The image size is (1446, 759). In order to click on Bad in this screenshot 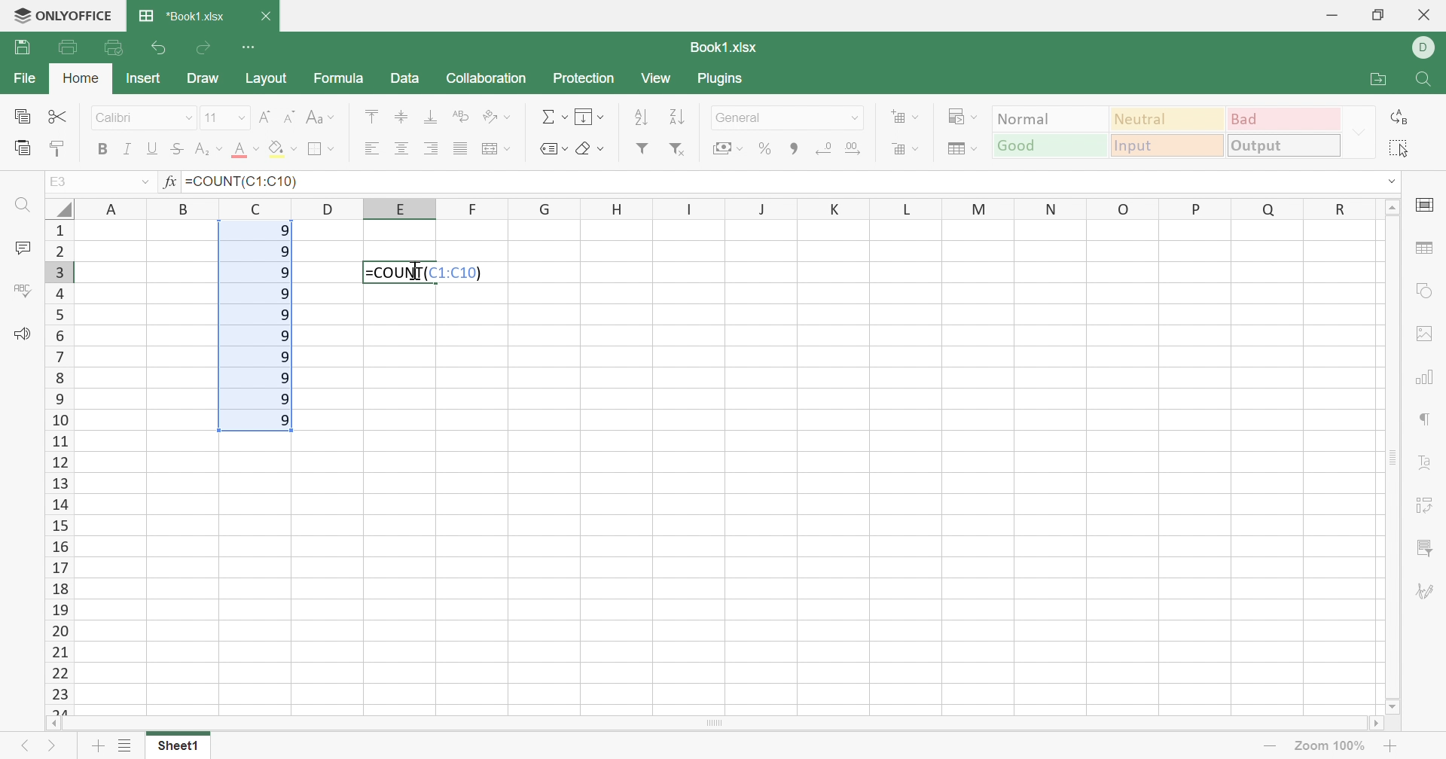, I will do `click(1281, 120)`.